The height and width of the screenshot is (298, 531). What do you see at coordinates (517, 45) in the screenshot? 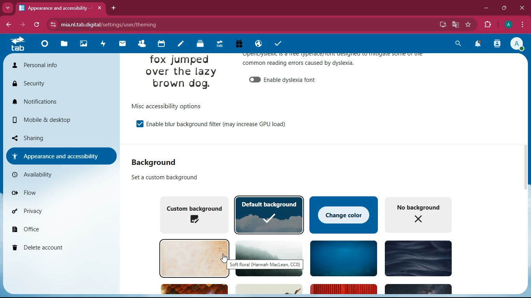
I see `profile` at bounding box center [517, 45].